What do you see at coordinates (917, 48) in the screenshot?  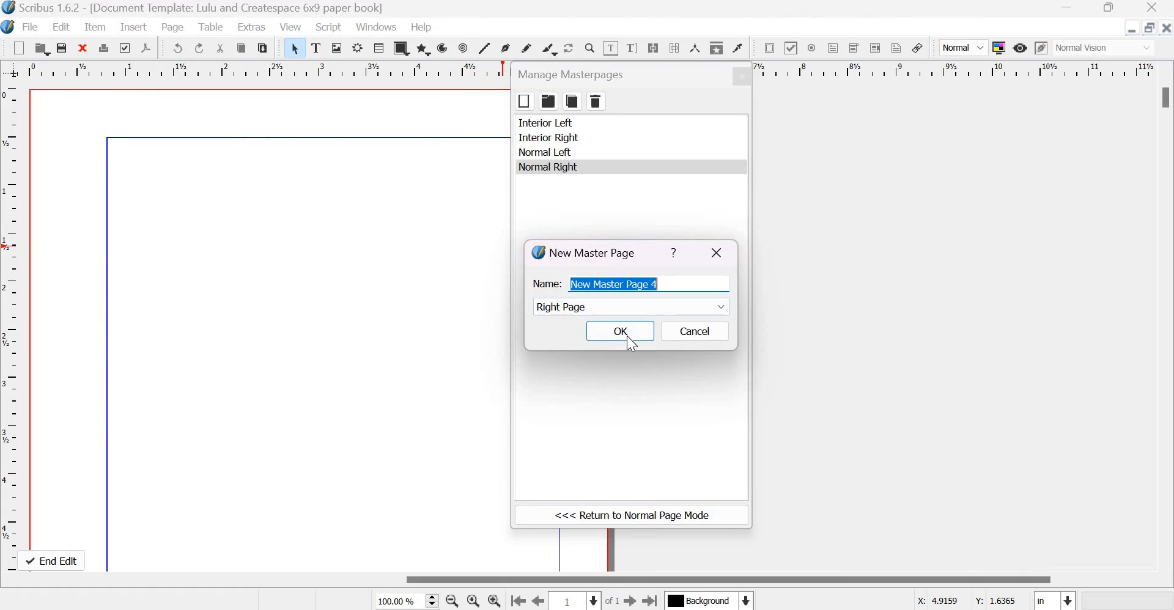 I see `Link annotation` at bounding box center [917, 48].